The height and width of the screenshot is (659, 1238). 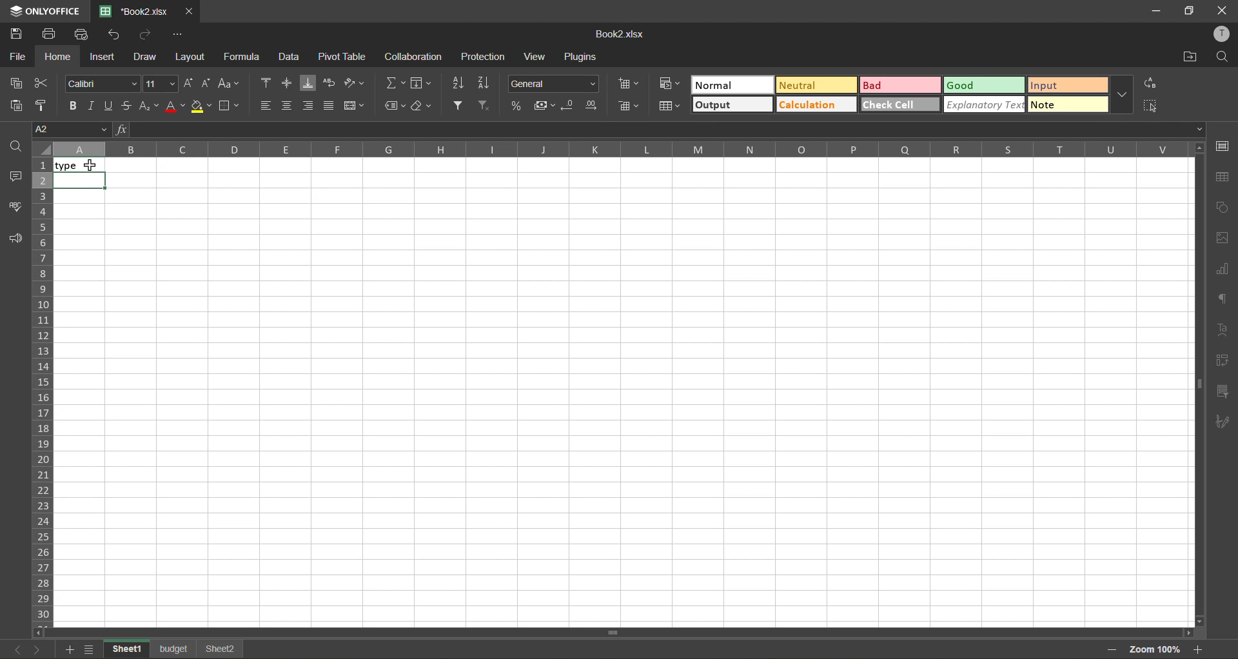 I want to click on layout, so click(x=192, y=59).